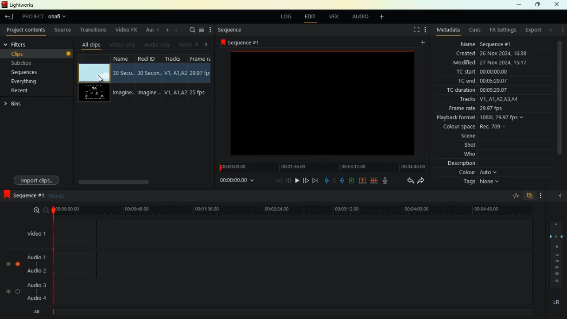  I want to click on button, so click(69, 54).